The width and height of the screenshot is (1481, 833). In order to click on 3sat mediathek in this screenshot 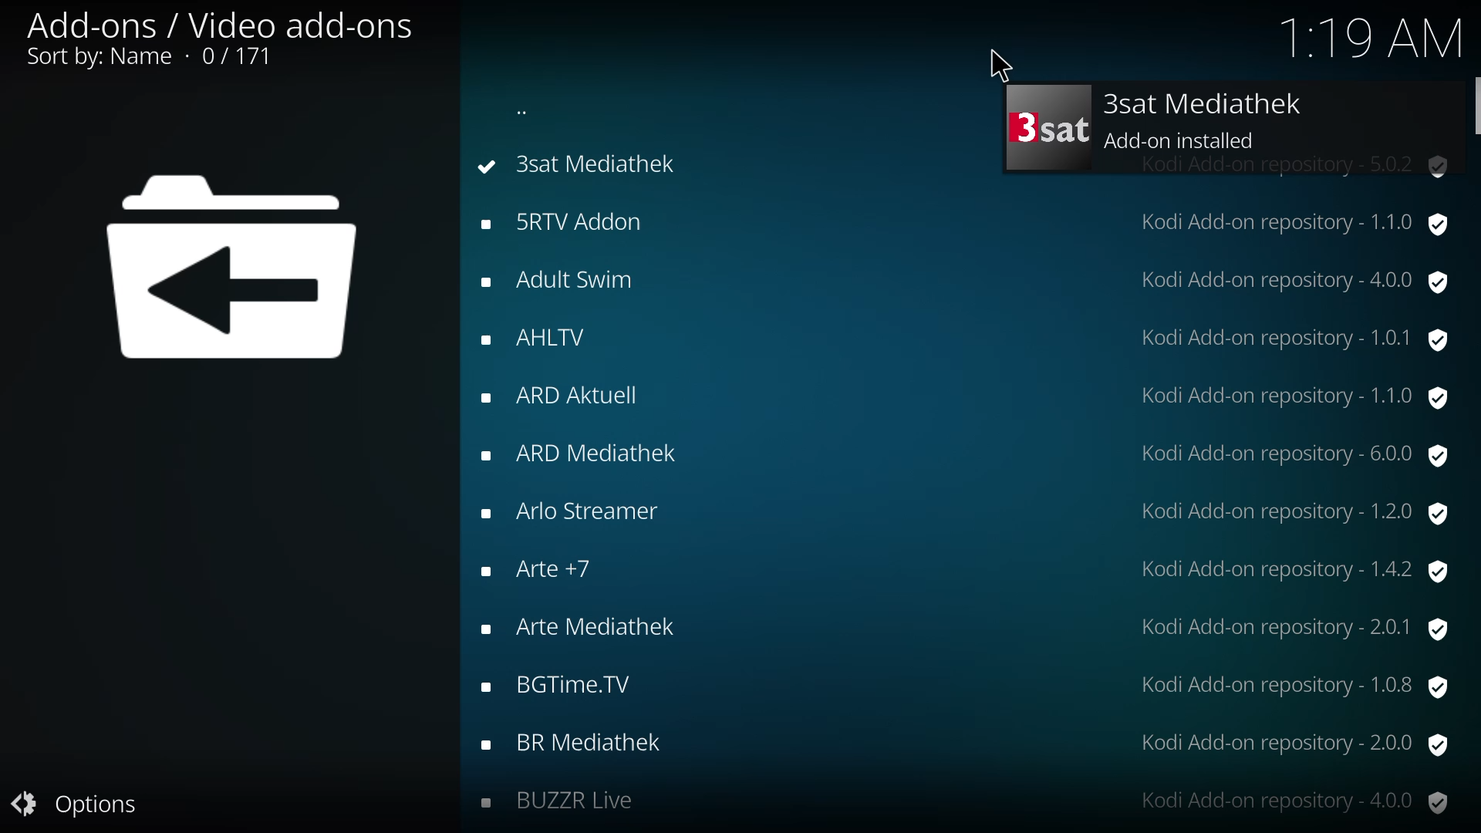, I will do `click(582, 163)`.